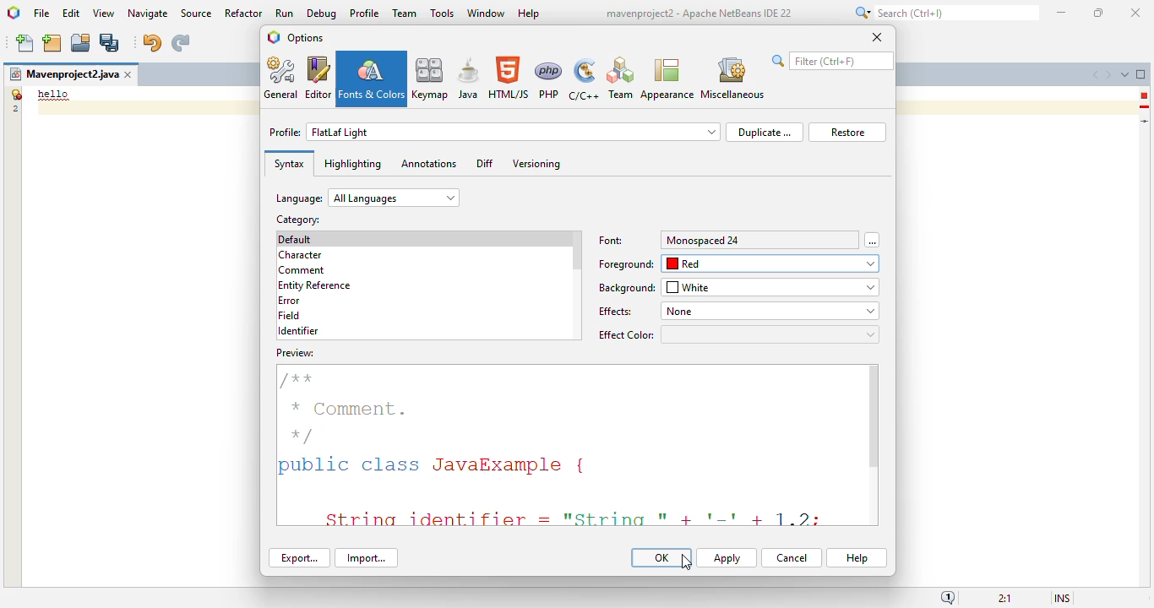 The image size is (1154, 608). I want to click on export, so click(300, 557).